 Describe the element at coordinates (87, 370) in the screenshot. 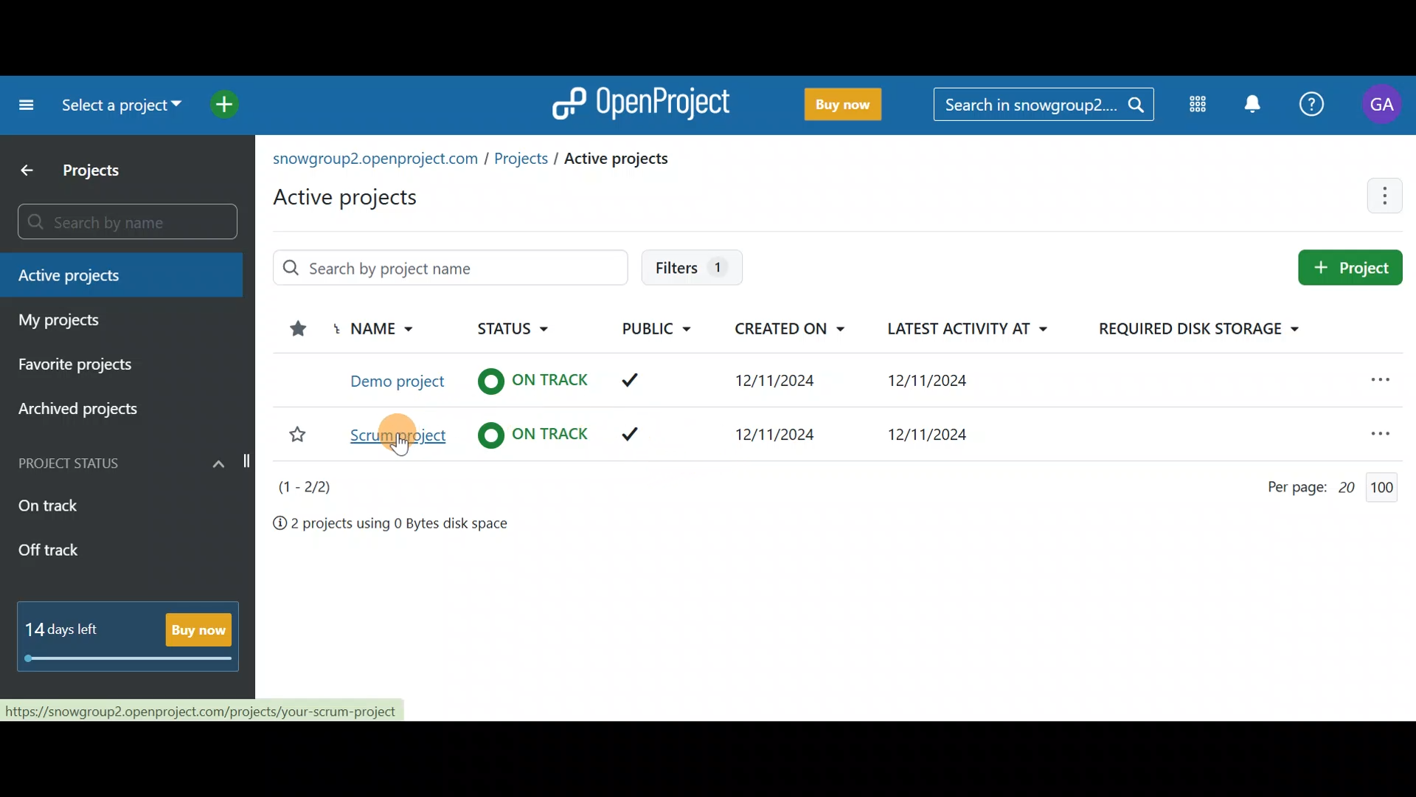

I see `Favorite projects` at that location.